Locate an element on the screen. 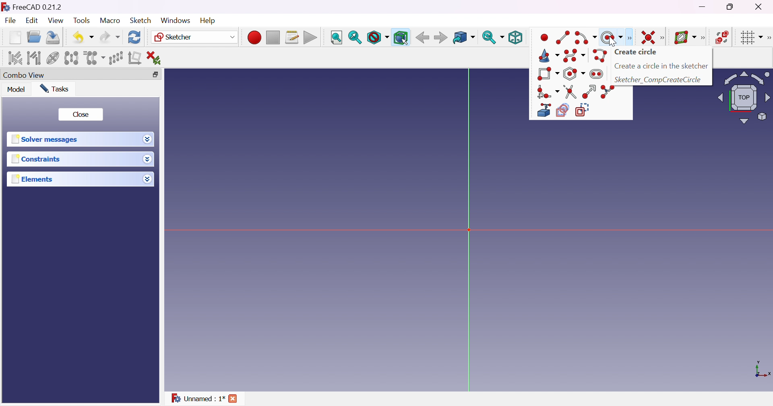  Back is located at coordinates (422, 37).